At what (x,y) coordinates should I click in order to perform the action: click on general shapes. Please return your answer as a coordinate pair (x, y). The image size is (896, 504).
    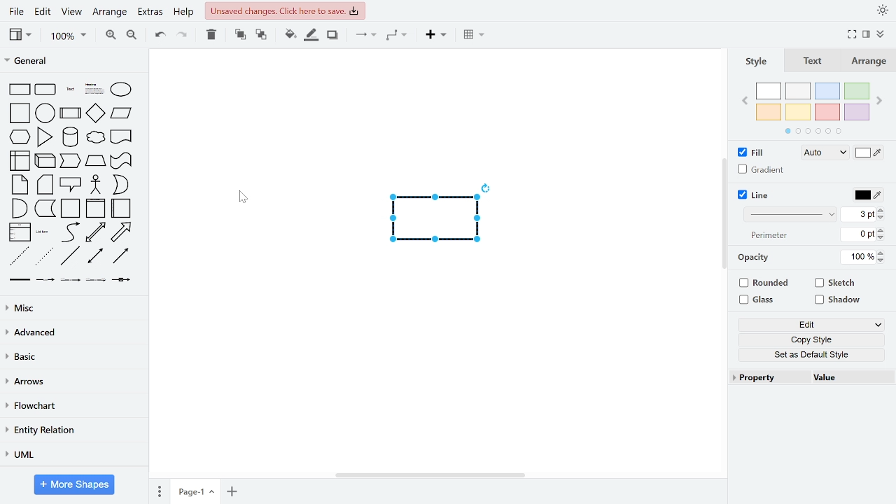
    Looking at the image, I should click on (44, 232).